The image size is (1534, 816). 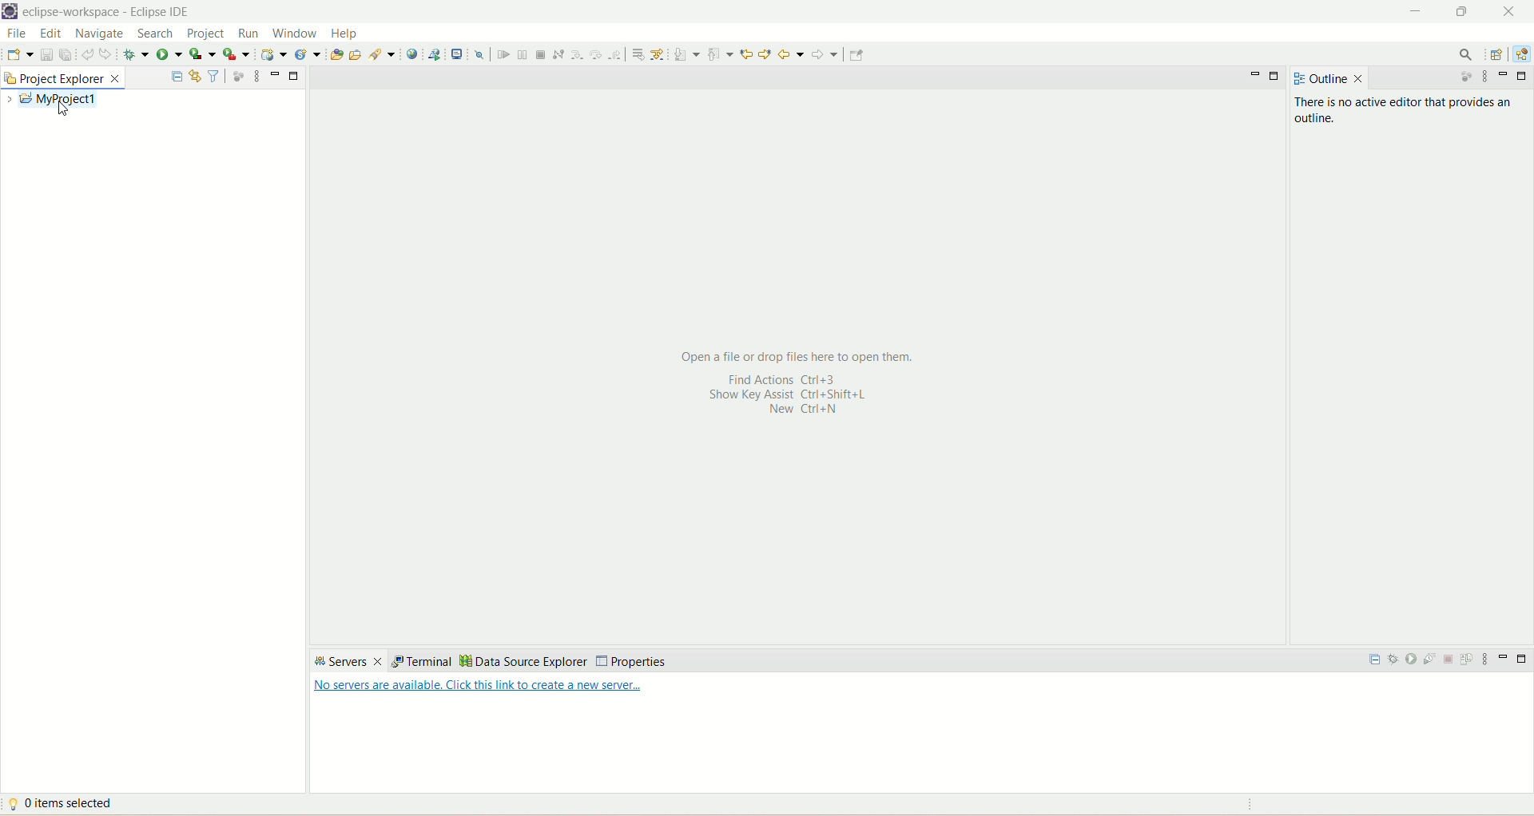 What do you see at coordinates (542, 54) in the screenshot?
I see `terminate` at bounding box center [542, 54].